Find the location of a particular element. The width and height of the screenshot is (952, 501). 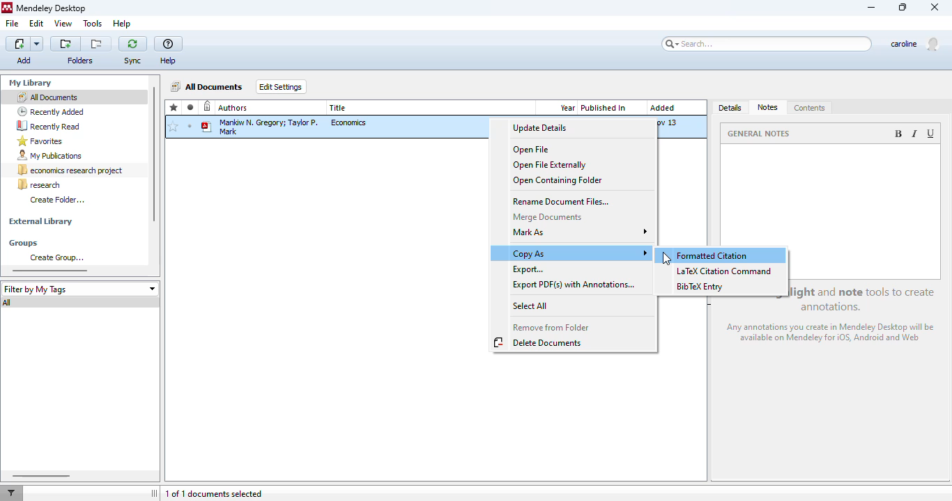

open file externally is located at coordinates (551, 165).